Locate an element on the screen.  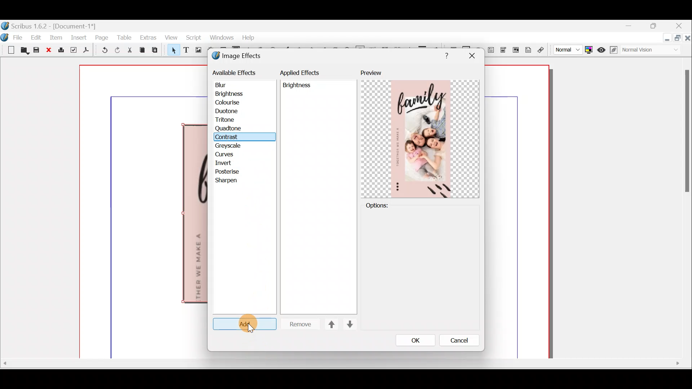
OK is located at coordinates (414, 340).